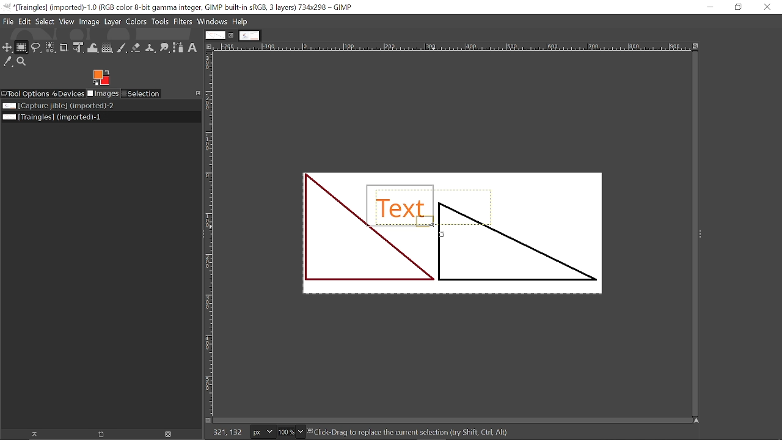  I want to click on 155,31, so click(226, 431).